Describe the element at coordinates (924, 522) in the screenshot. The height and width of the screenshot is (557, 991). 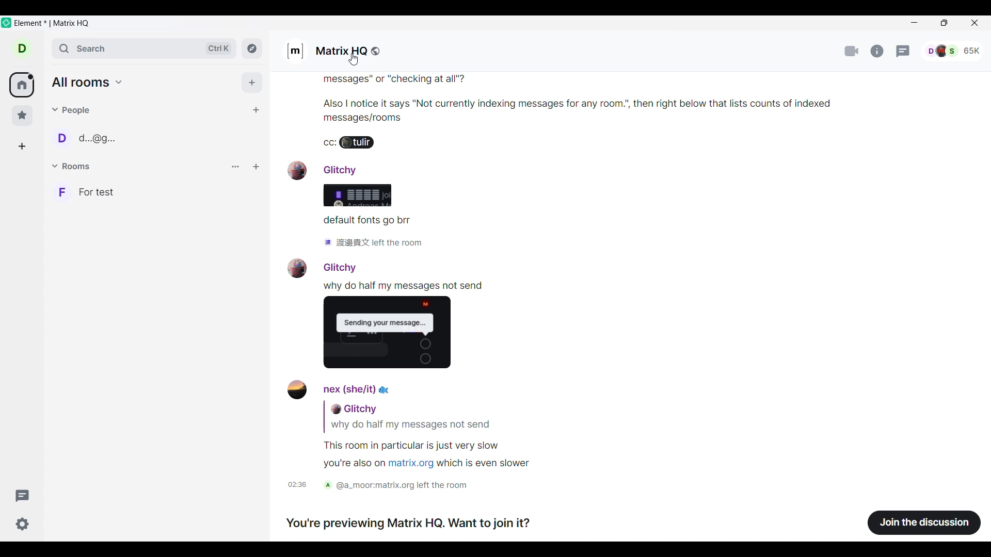
I see `Join the discussion` at that location.